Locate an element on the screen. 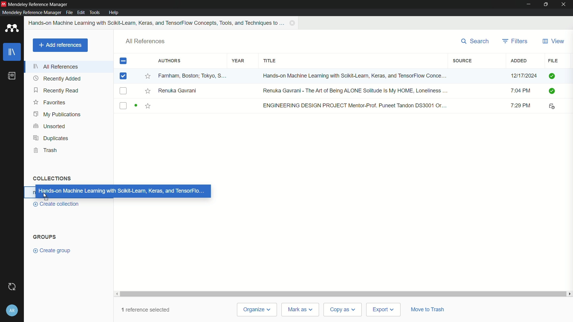 Image resolution: width=573 pixels, height=322 pixels. title is located at coordinates (270, 61).